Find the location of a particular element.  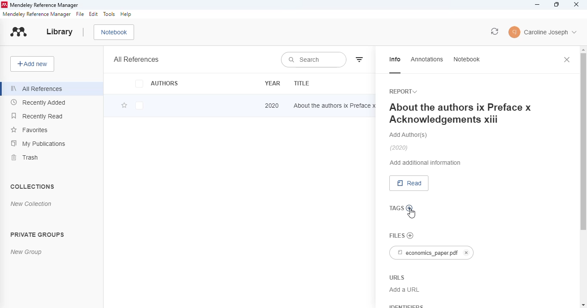

search is located at coordinates (314, 60).